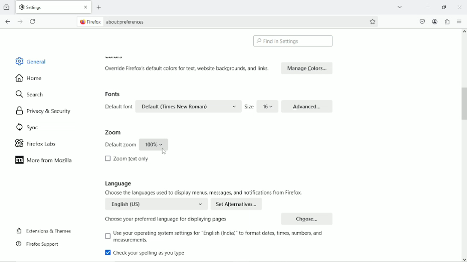 This screenshot has width=467, height=262. I want to click on More from Mozilla, so click(44, 160).